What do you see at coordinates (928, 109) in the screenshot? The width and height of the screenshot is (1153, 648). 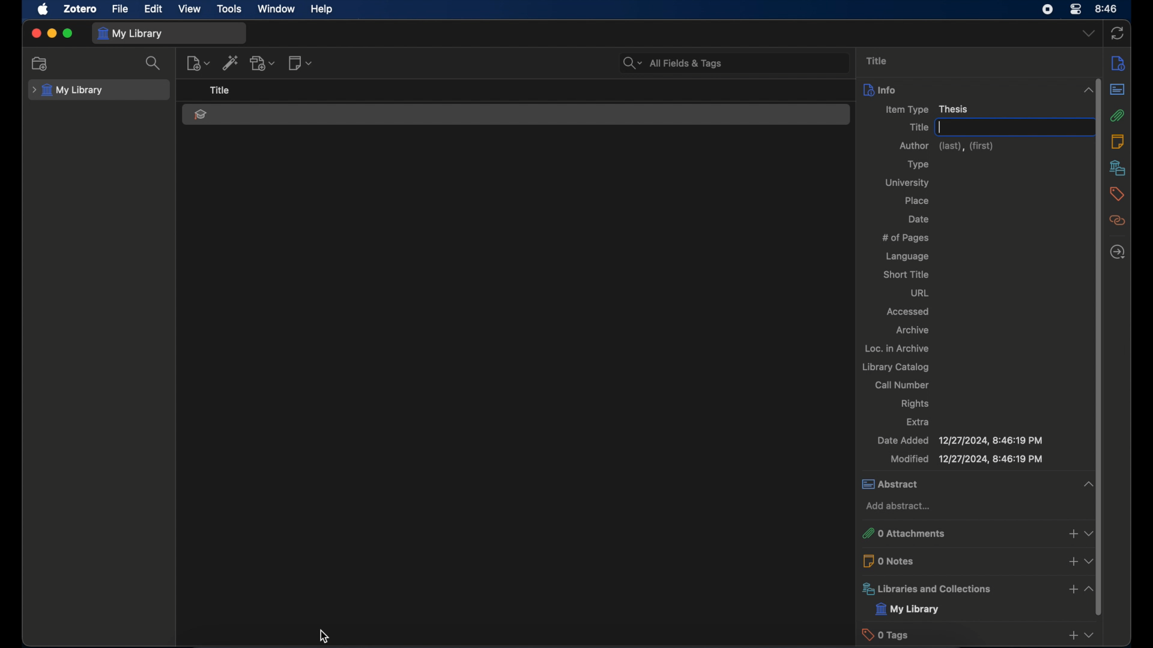 I see `item type` at bounding box center [928, 109].